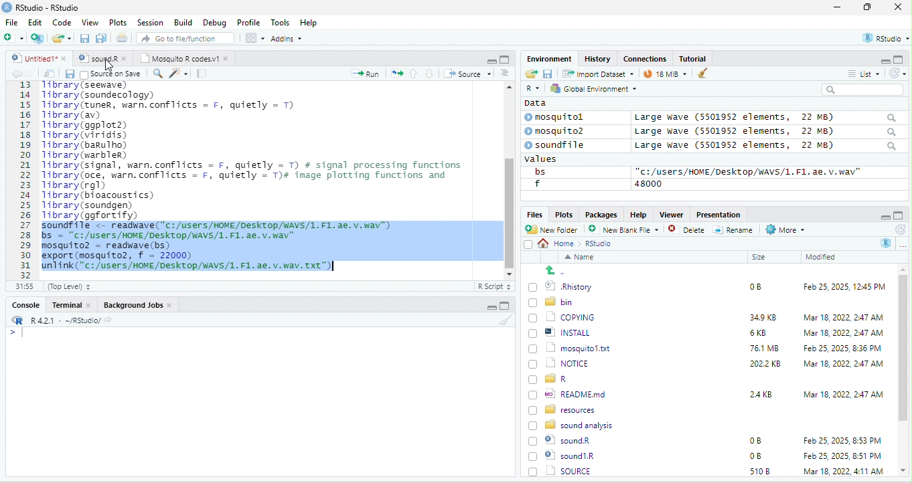  Describe the element at coordinates (562, 316) in the screenshot. I see `‘| COPYING` at that location.